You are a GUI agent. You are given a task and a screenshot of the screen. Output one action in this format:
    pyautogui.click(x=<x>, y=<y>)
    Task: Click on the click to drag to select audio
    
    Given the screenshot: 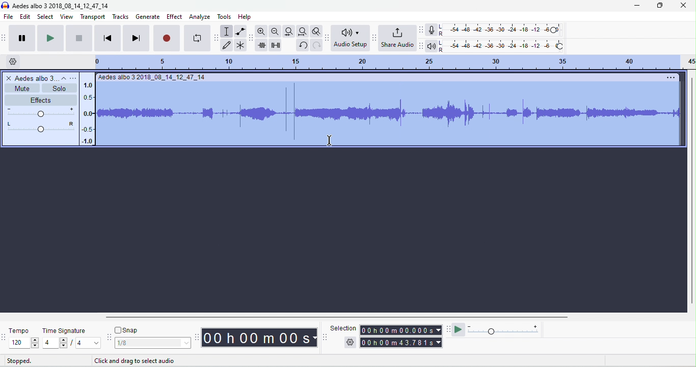 What is the action you would take?
    pyautogui.click(x=137, y=361)
    